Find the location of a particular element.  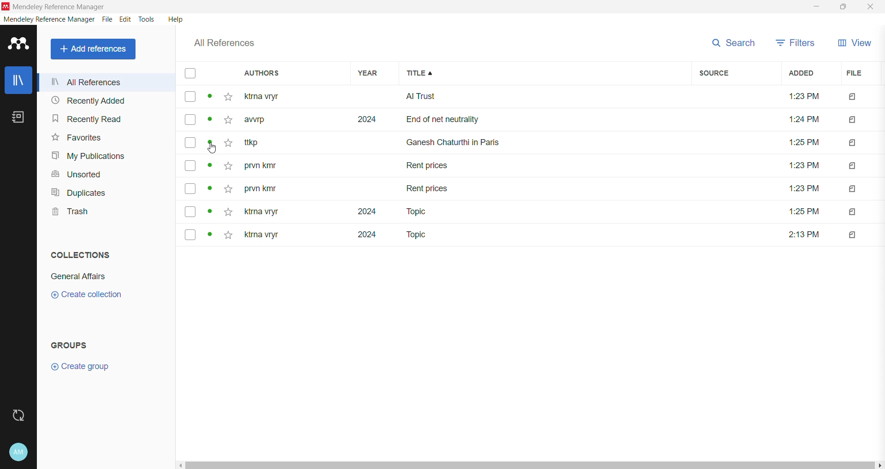

View is located at coordinates (855, 44).